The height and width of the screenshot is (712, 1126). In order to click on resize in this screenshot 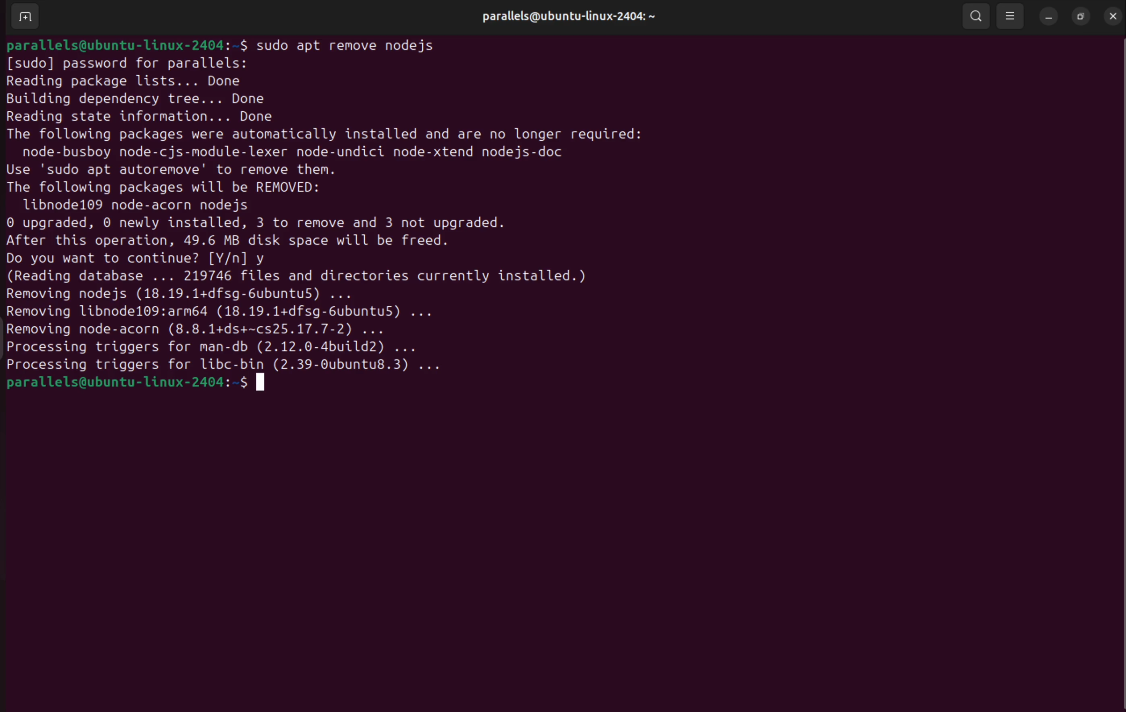, I will do `click(1082, 17)`.